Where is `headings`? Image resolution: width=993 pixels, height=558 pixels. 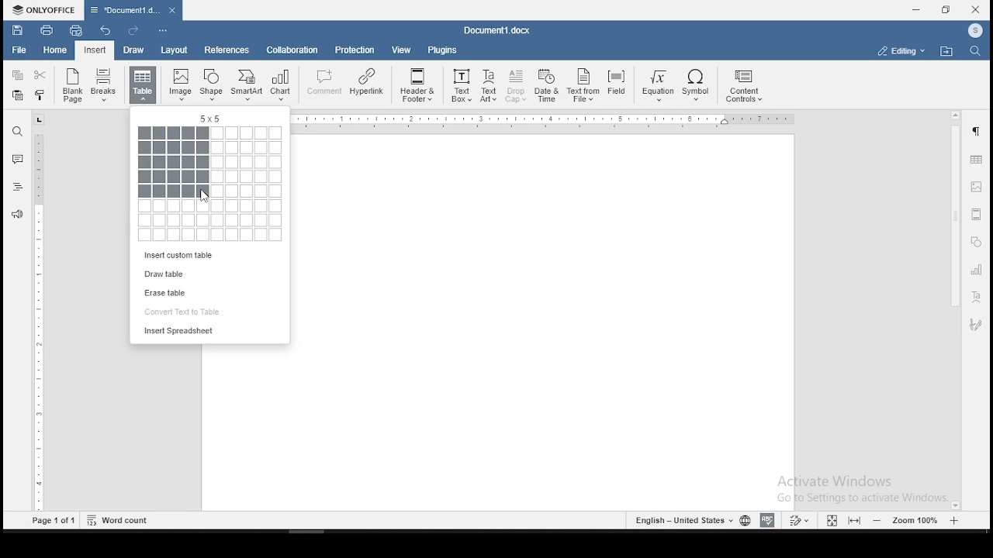
headings is located at coordinates (18, 187).